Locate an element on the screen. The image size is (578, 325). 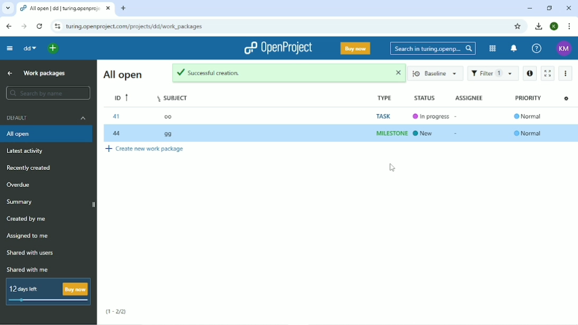
Milestone is located at coordinates (390, 133).